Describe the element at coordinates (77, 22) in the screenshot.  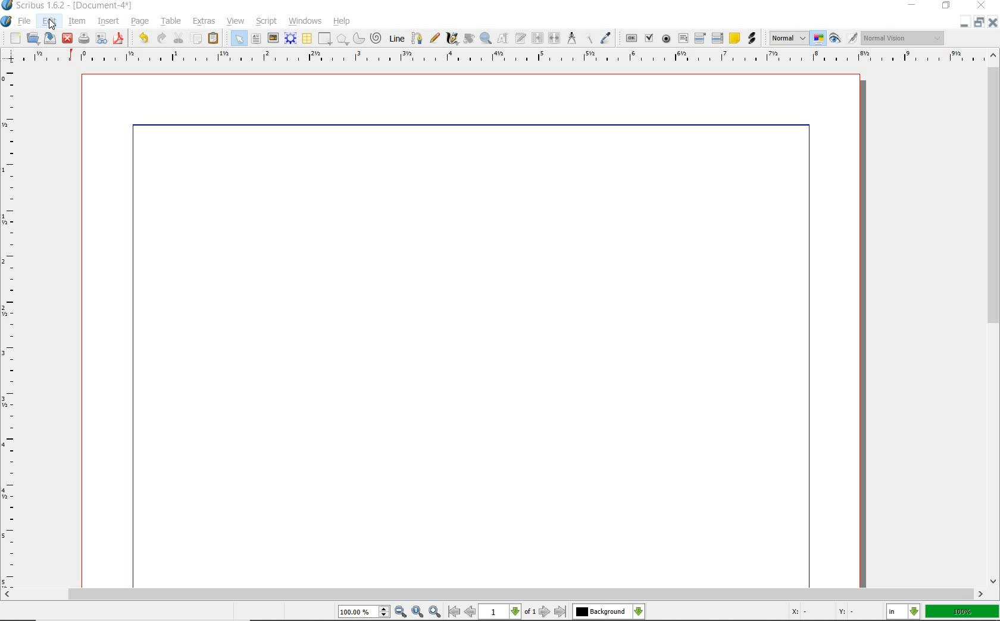
I see `item` at that location.